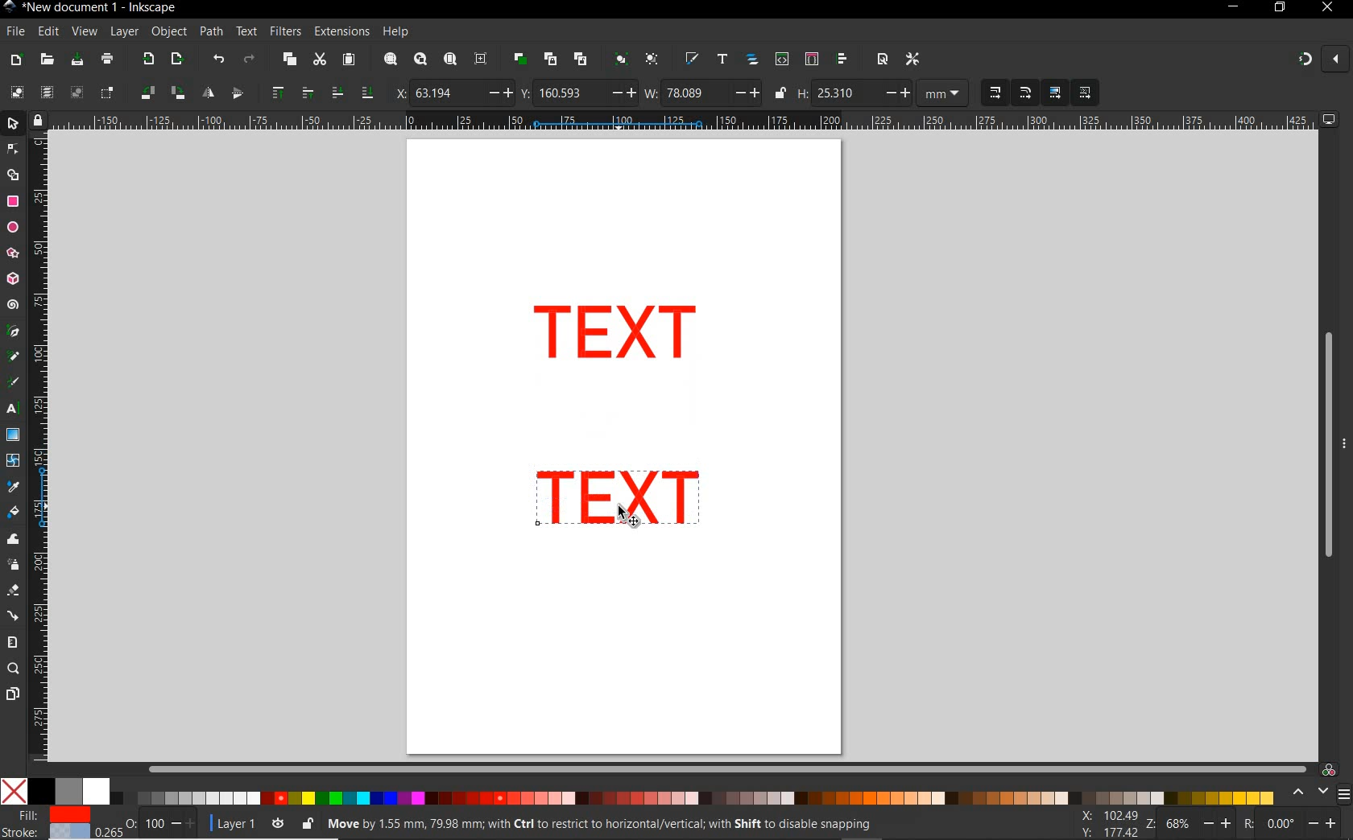 The width and height of the screenshot is (1353, 840). Describe the element at coordinates (161, 93) in the screenshot. I see `object rotate` at that location.